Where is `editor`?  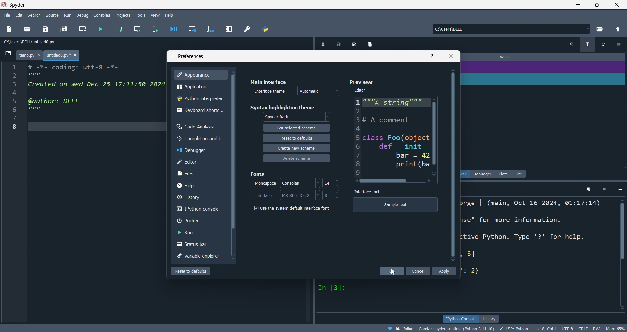
editor is located at coordinates (200, 161).